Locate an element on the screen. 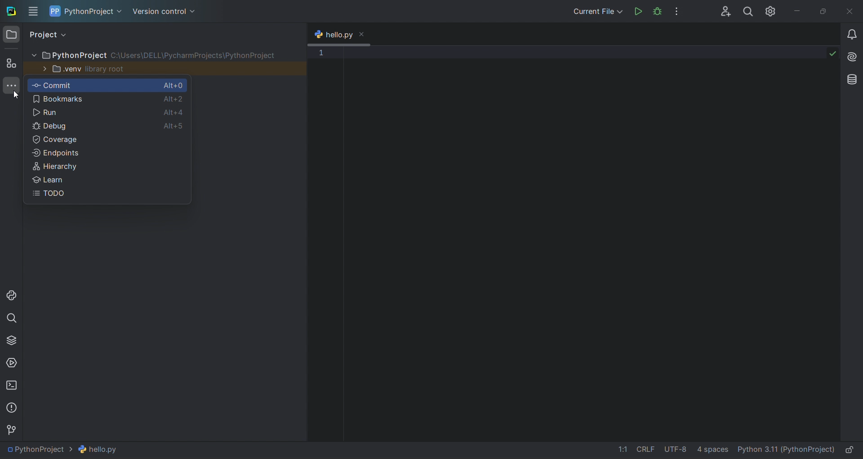 The image size is (863, 459). hierarchy is located at coordinates (106, 165).